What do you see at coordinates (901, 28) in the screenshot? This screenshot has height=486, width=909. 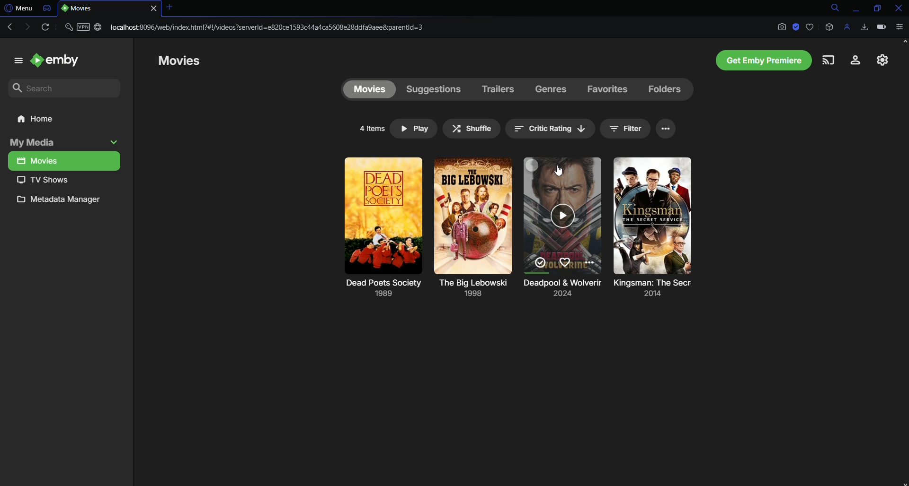 I see `Options` at bounding box center [901, 28].